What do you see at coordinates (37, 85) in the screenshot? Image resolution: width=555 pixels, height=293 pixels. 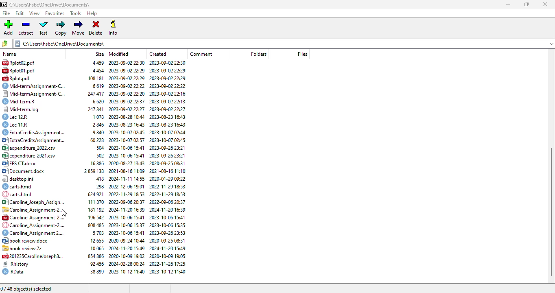 I see `® Mid-termAssignment-C...` at bounding box center [37, 85].